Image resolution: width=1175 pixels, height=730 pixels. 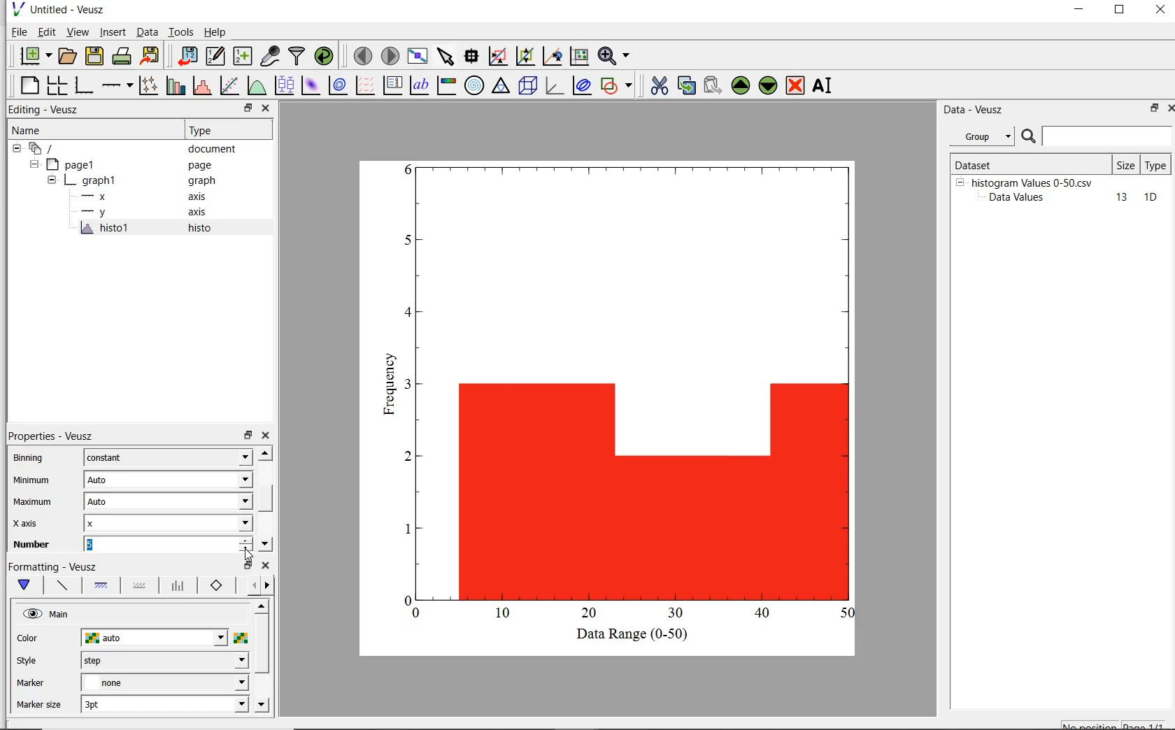 I want to click on rename the selected widget, so click(x=824, y=85).